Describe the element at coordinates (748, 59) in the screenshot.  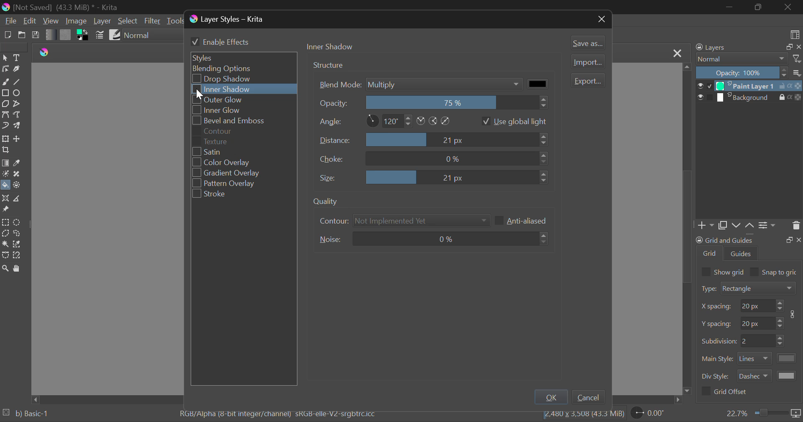
I see `Blending Modes` at that location.